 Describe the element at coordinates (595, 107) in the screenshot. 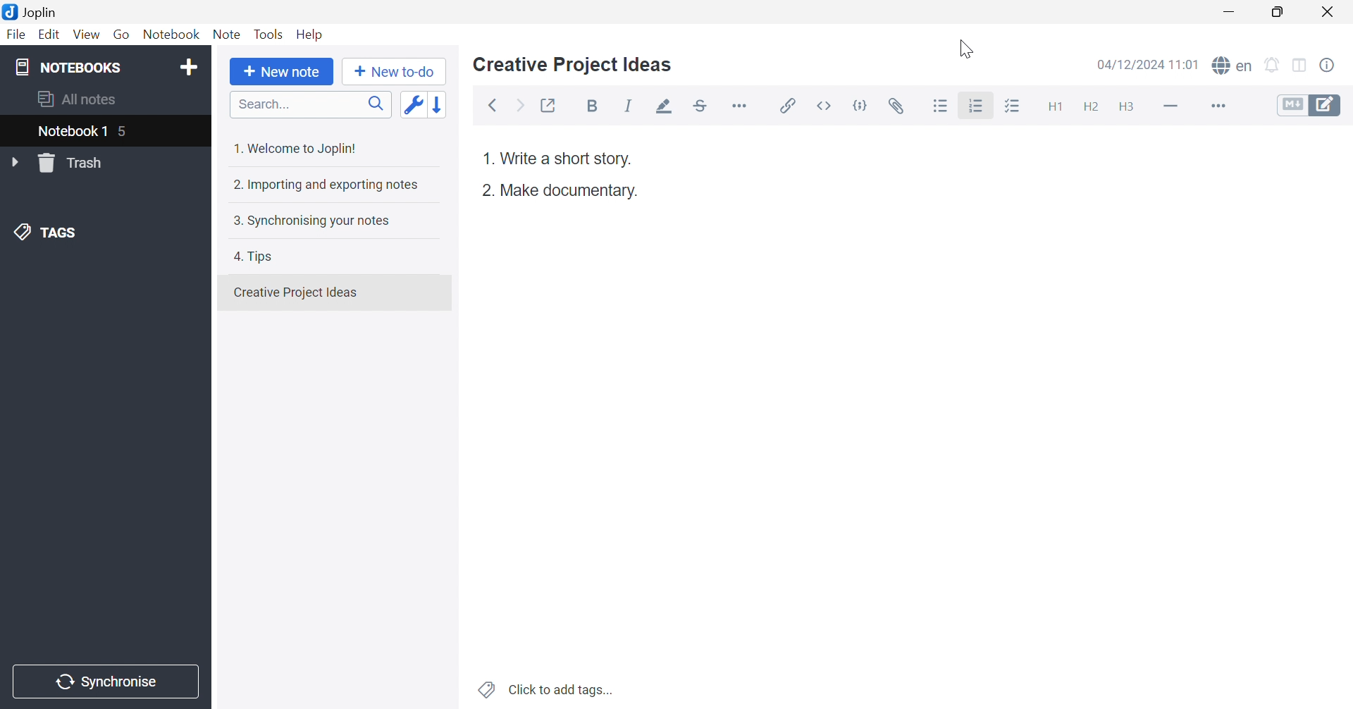

I see `Bold` at that location.